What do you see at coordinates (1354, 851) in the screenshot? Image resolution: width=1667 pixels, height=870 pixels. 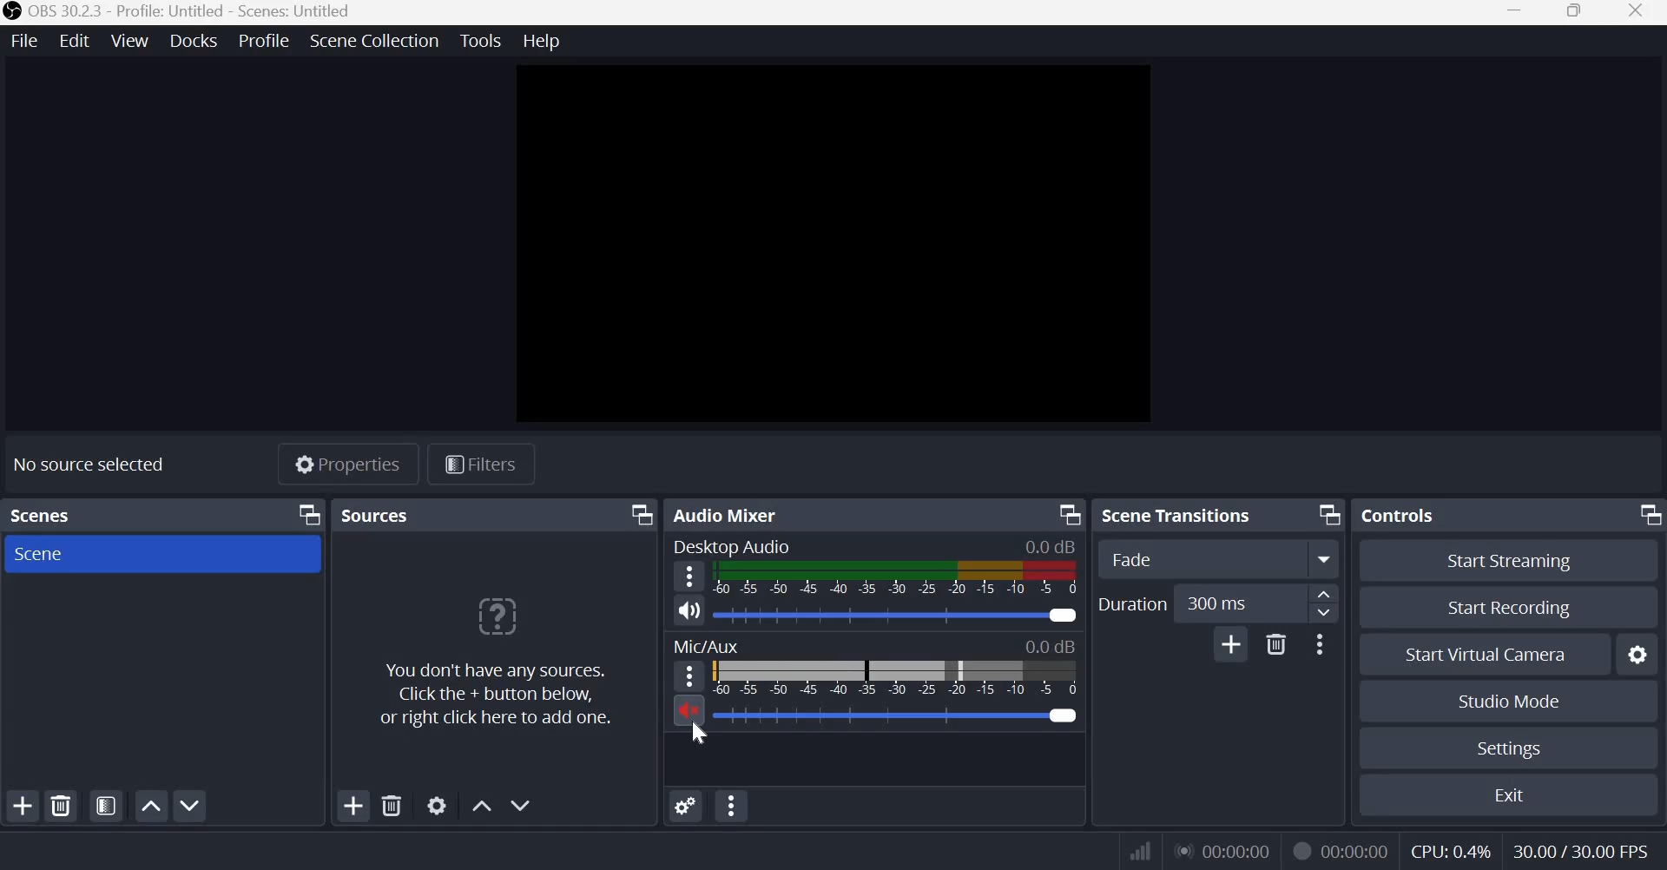 I see `00:00:00` at bounding box center [1354, 851].